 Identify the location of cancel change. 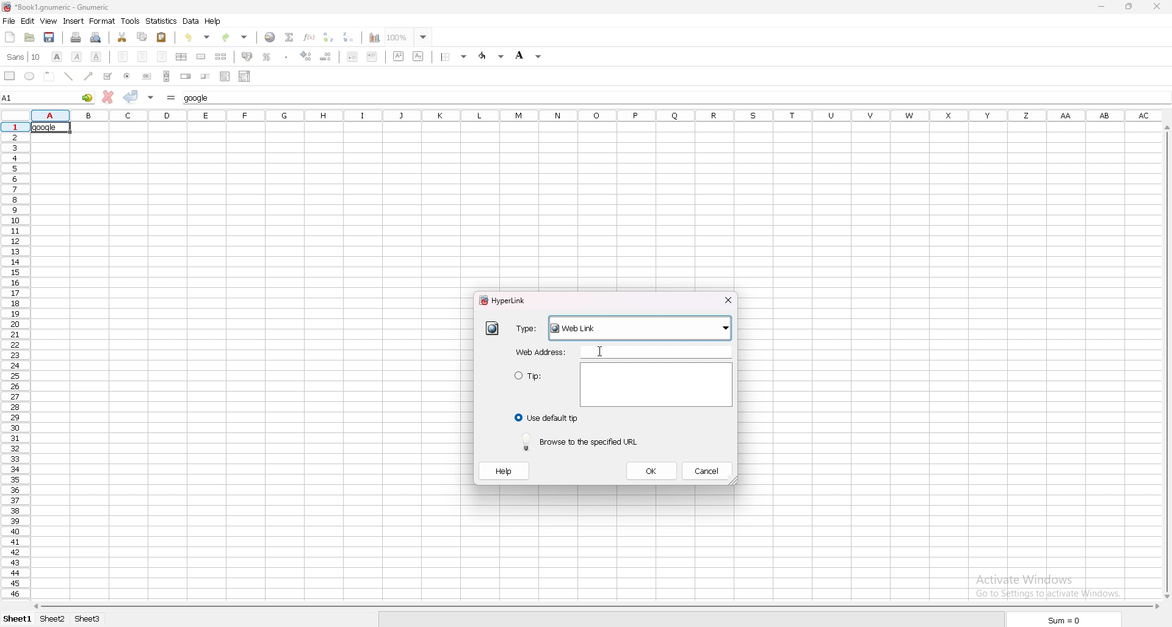
(108, 97).